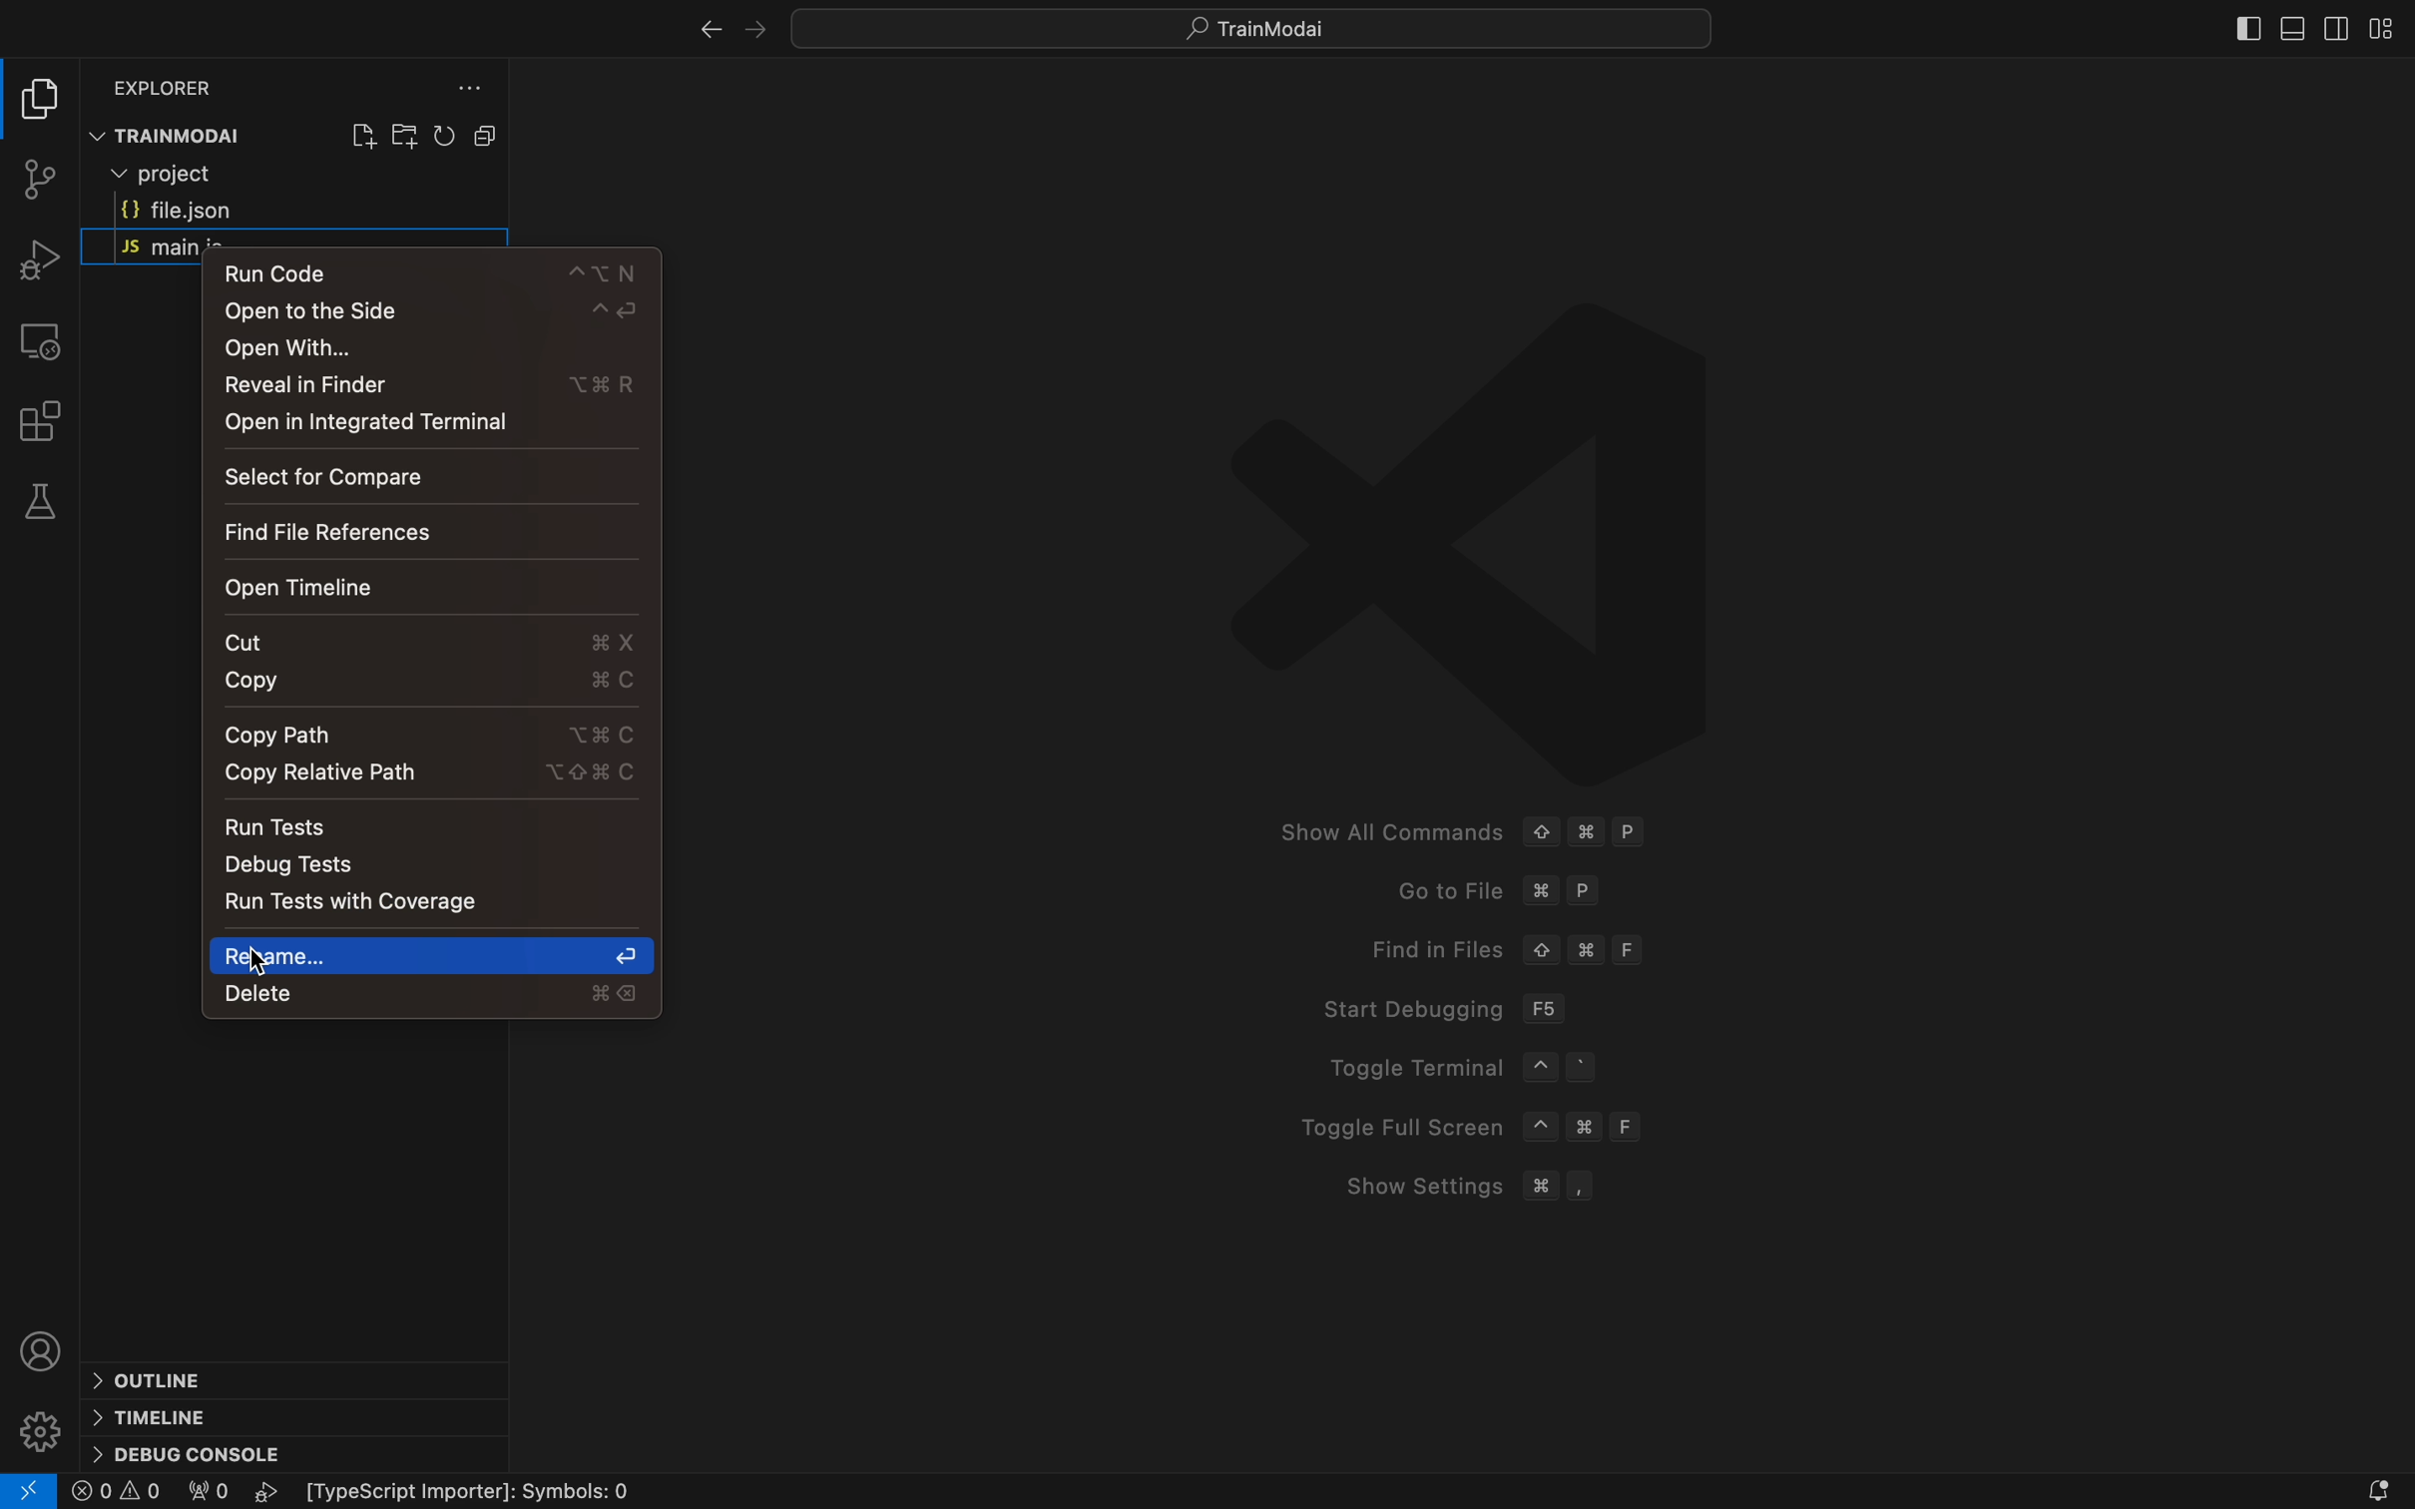 The height and width of the screenshot is (1509, 2415). What do you see at coordinates (38, 256) in the screenshot?
I see `debugger` at bounding box center [38, 256].